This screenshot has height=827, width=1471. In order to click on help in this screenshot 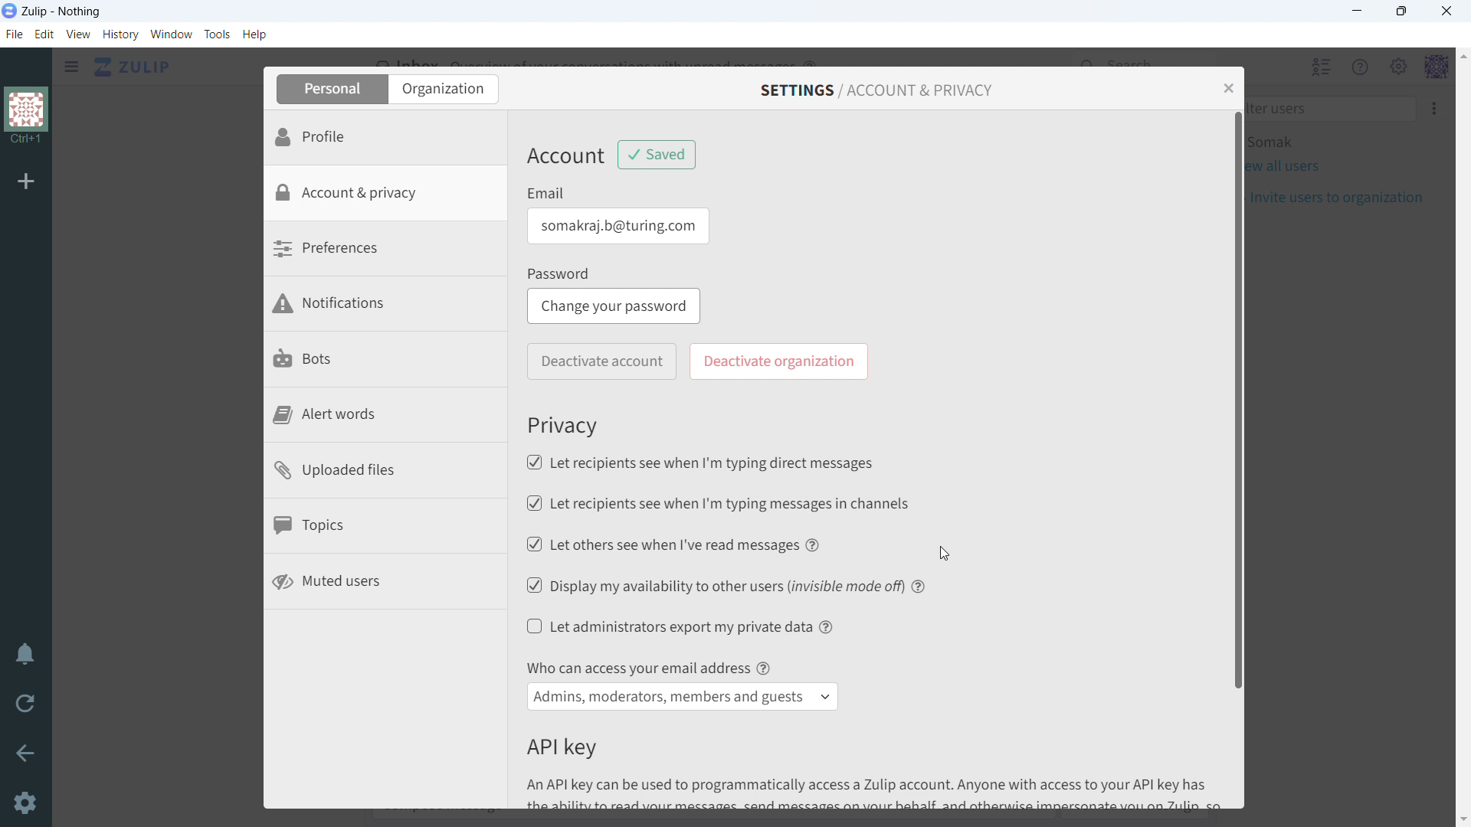, I will do `click(254, 34)`.